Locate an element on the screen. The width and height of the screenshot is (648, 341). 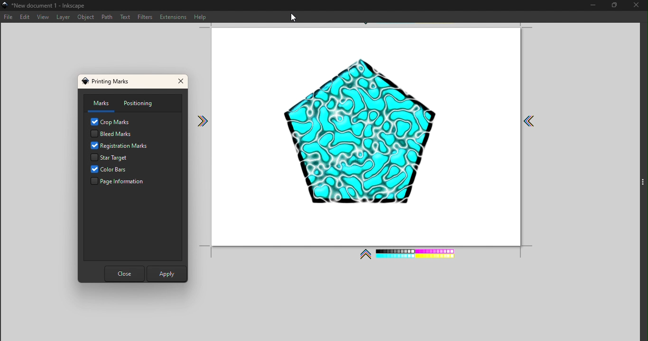
File is located at coordinates (9, 17).